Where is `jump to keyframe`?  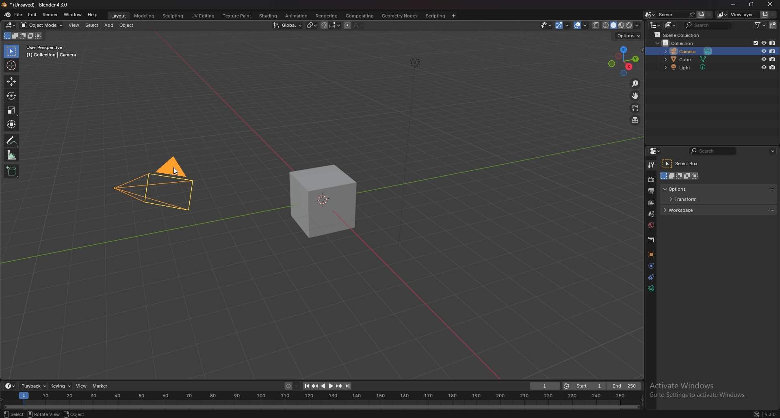
jump to keyframe is located at coordinates (314, 386).